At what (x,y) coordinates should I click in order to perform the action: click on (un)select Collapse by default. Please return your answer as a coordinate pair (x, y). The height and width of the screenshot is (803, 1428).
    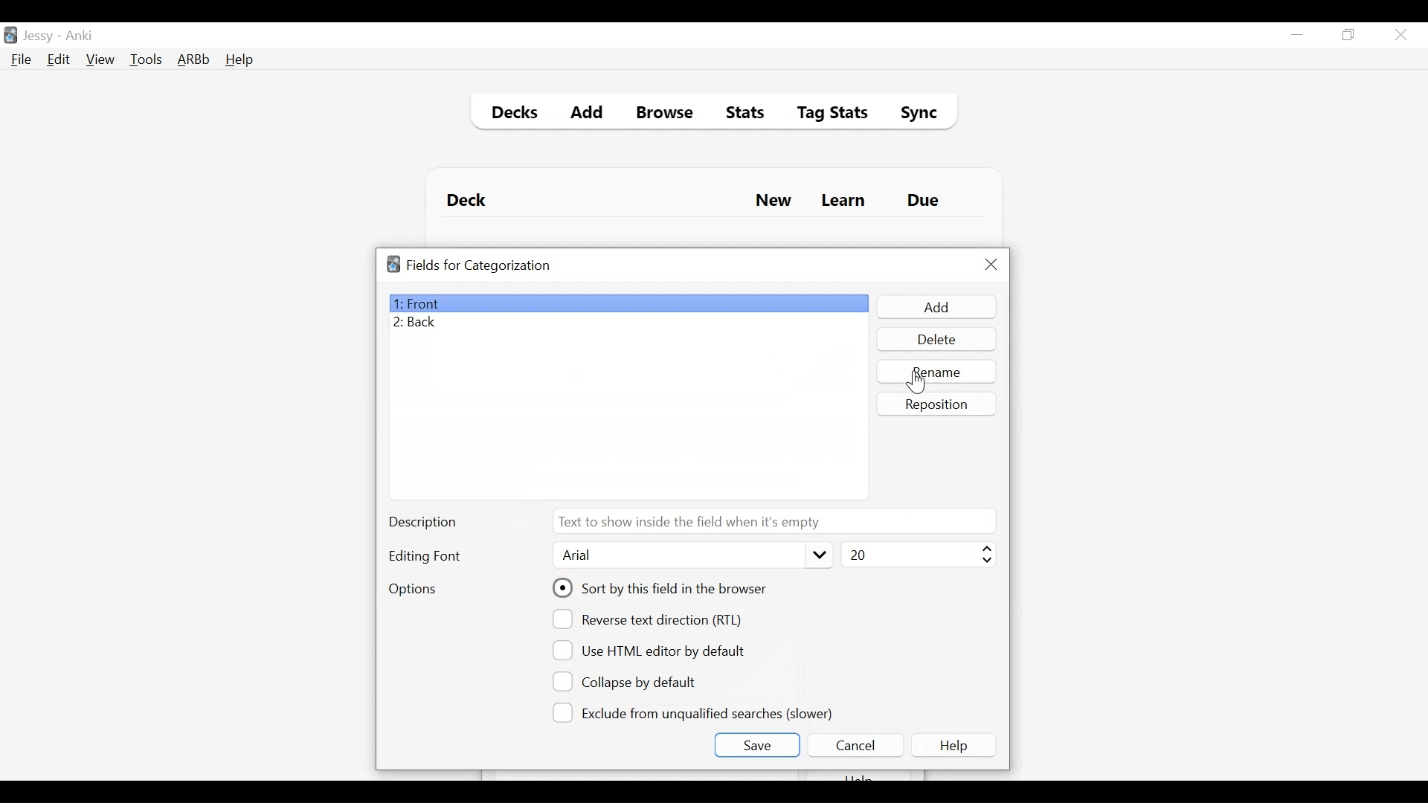
    Looking at the image, I should click on (636, 682).